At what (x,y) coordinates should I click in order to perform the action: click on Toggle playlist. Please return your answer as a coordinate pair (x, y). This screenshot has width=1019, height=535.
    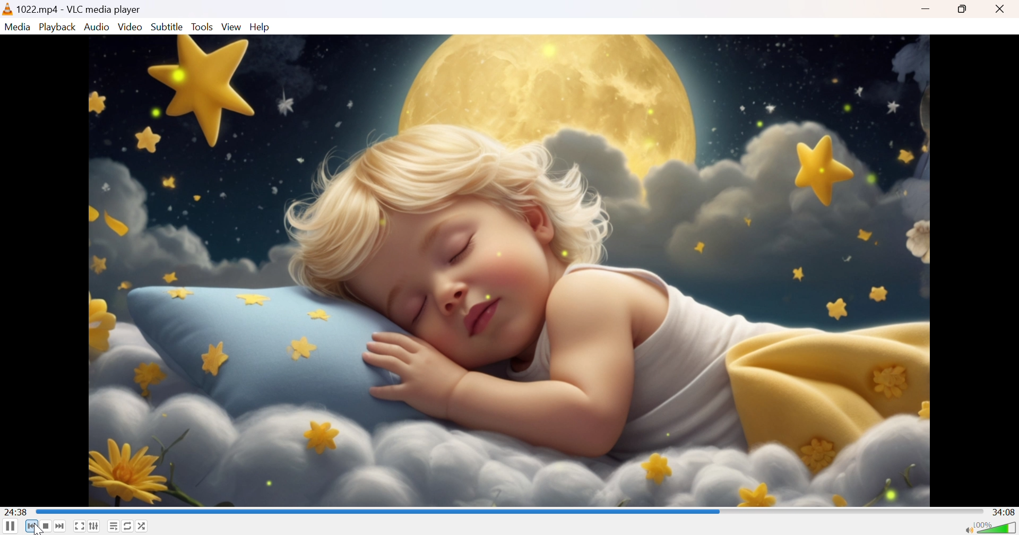
    Looking at the image, I should click on (114, 527).